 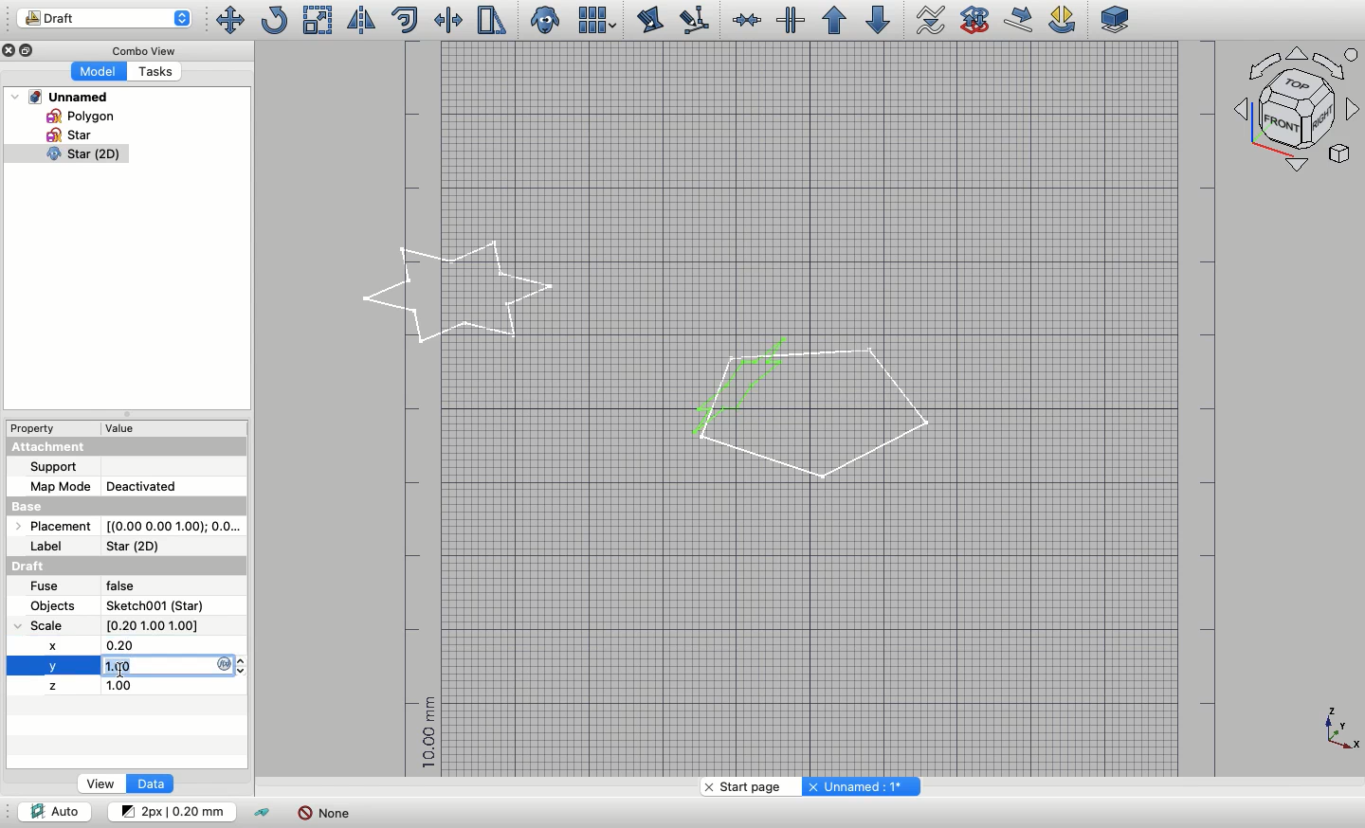 I want to click on Scale, so click(x=50, y=625).